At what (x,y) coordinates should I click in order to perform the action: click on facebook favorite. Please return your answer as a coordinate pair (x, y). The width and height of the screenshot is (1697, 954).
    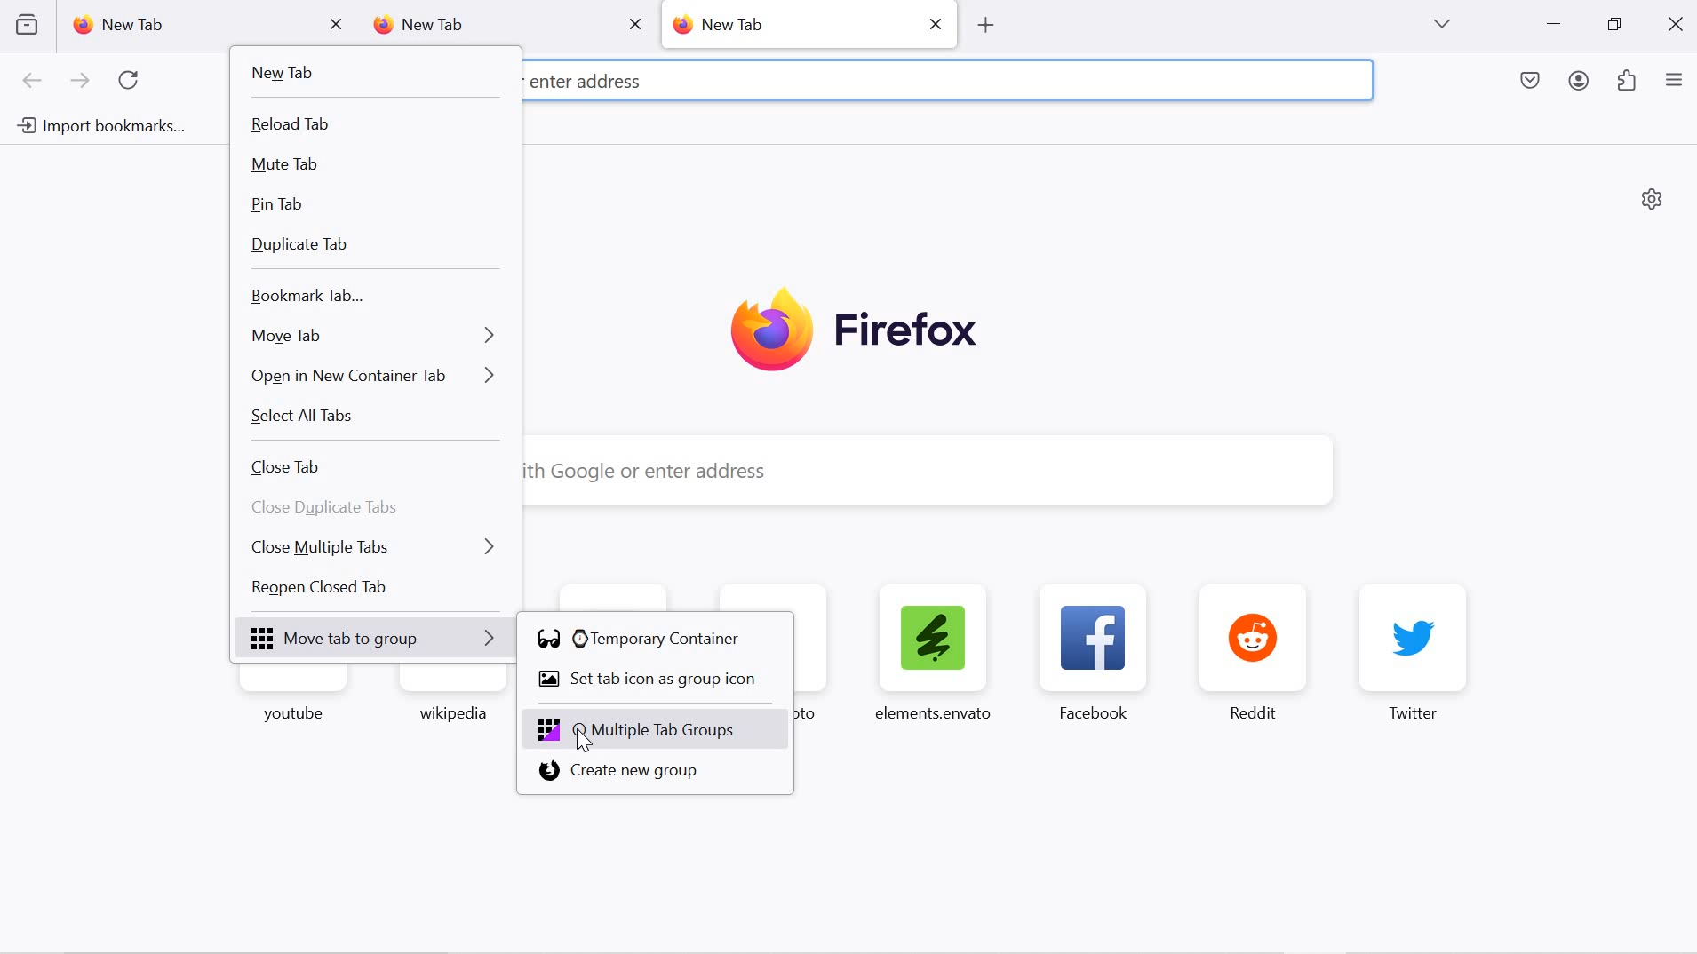
    Looking at the image, I should click on (1099, 652).